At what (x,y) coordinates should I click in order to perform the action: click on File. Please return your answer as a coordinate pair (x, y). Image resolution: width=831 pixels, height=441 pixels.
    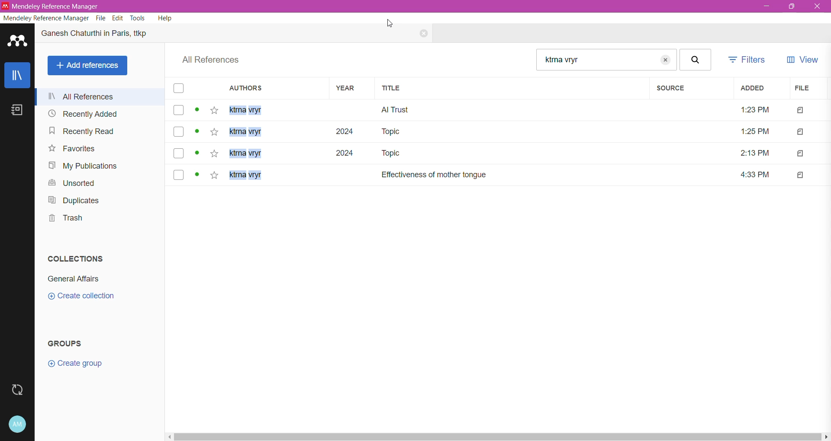
    Looking at the image, I should click on (808, 89).